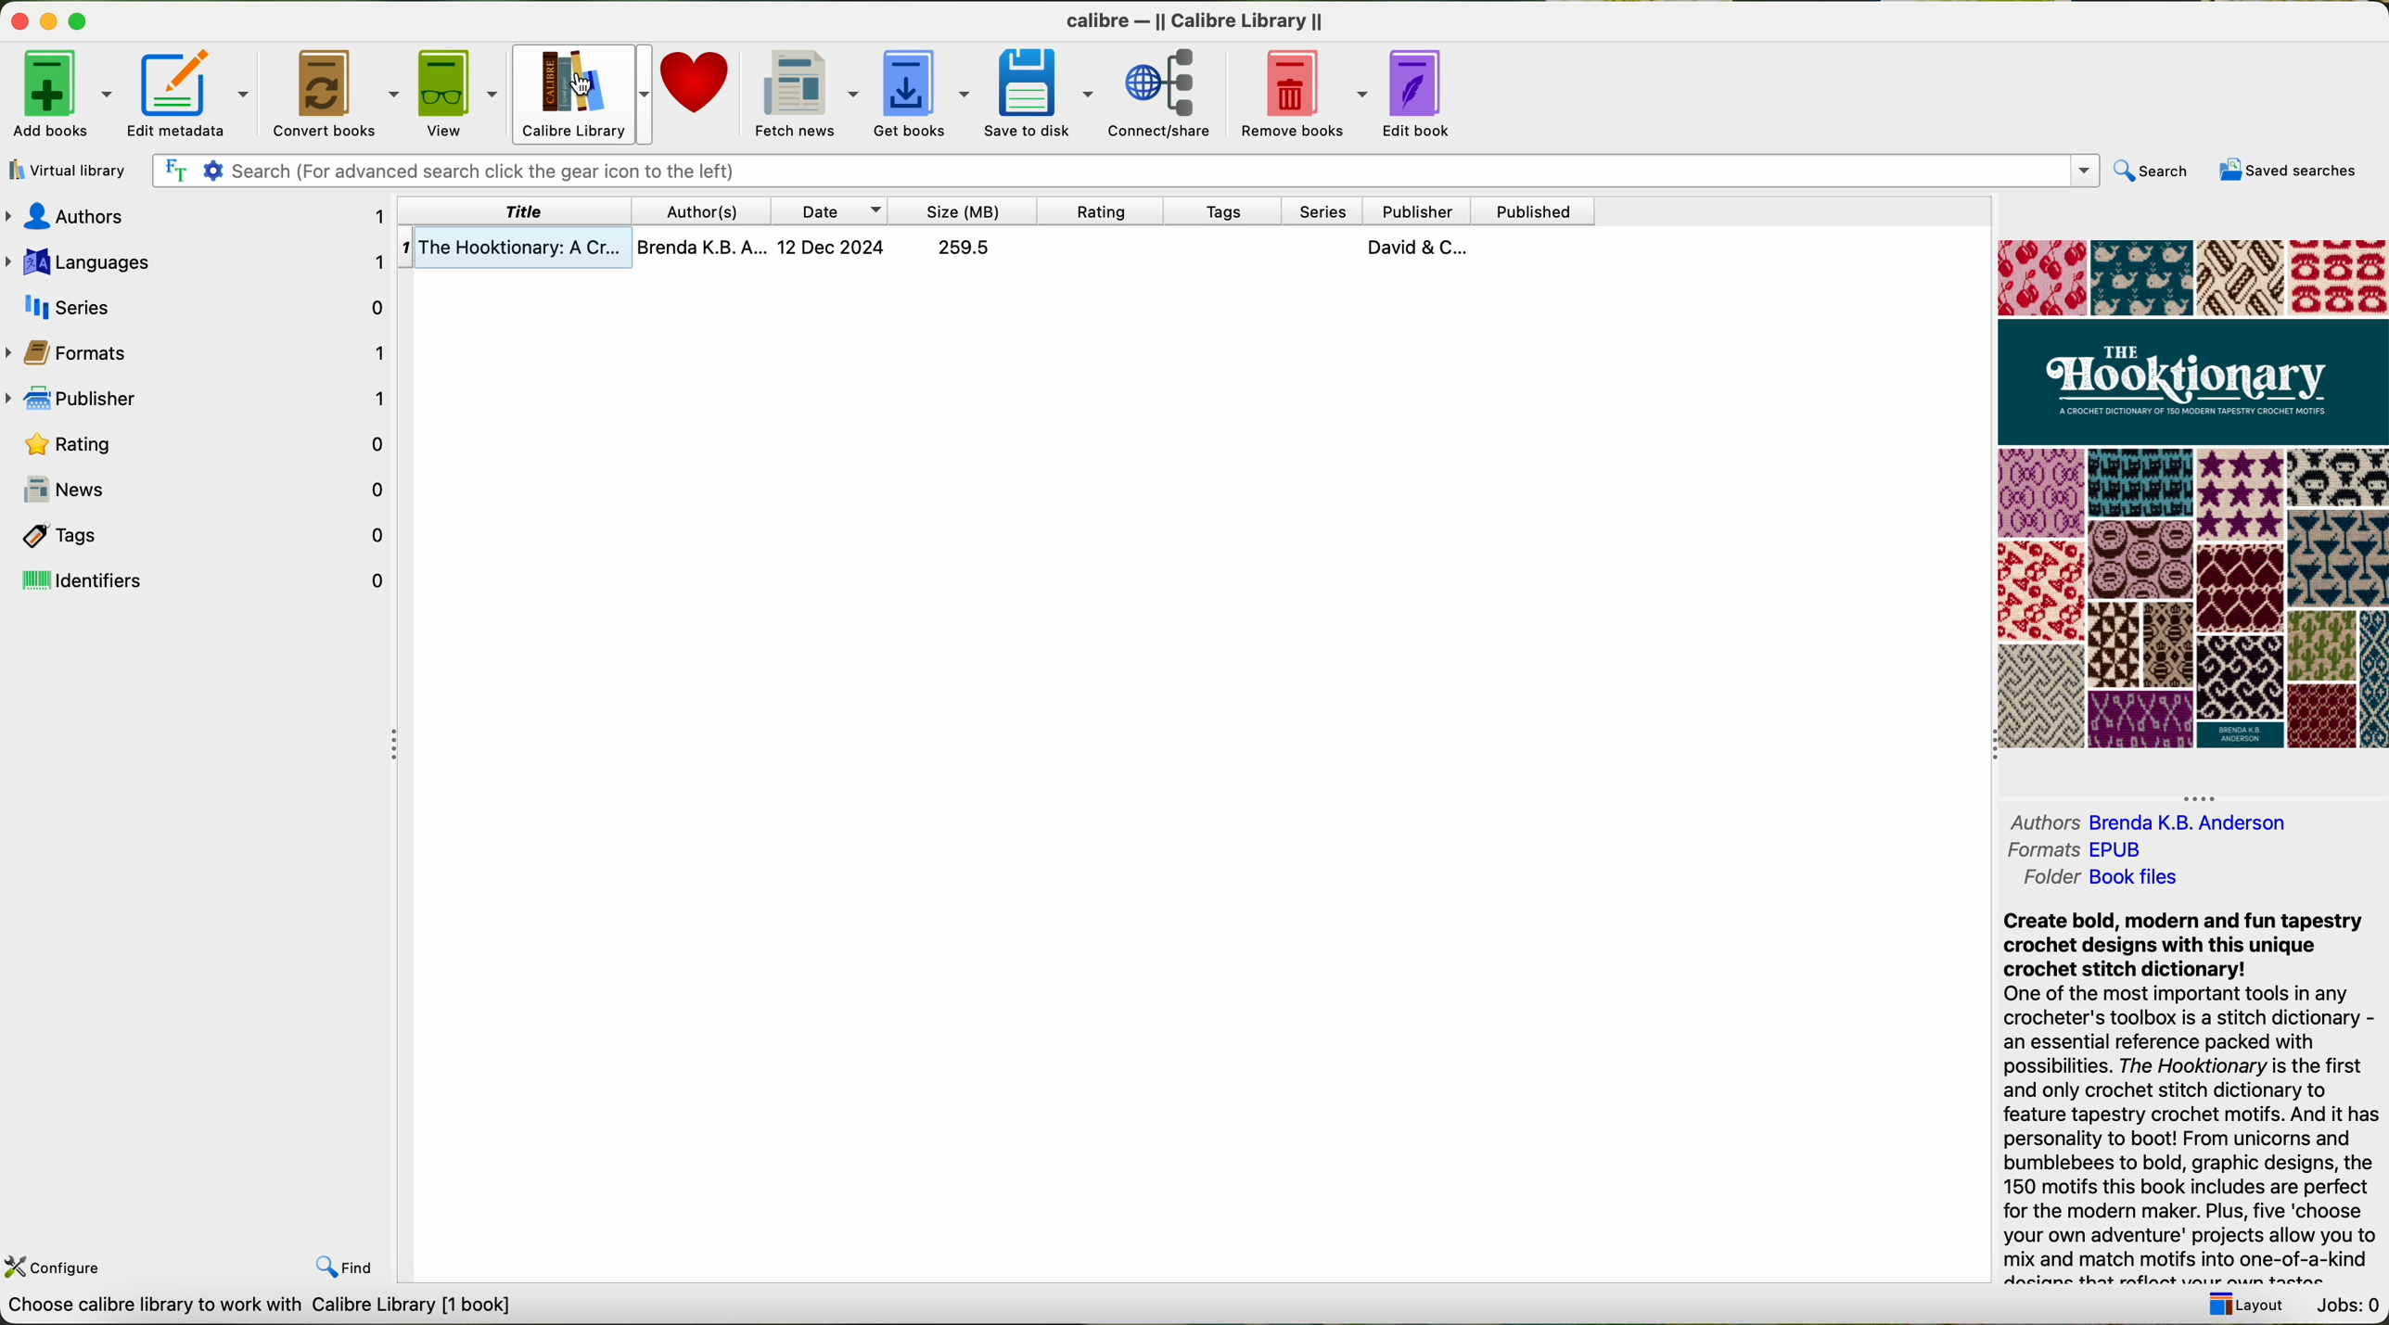 Image resolution: width=2389 pixels, height=1325 pixels. What do you see at coordinates (2073, 850) in the screenshot?
I see `formats EPUB` at bounding box center [2073, 850].